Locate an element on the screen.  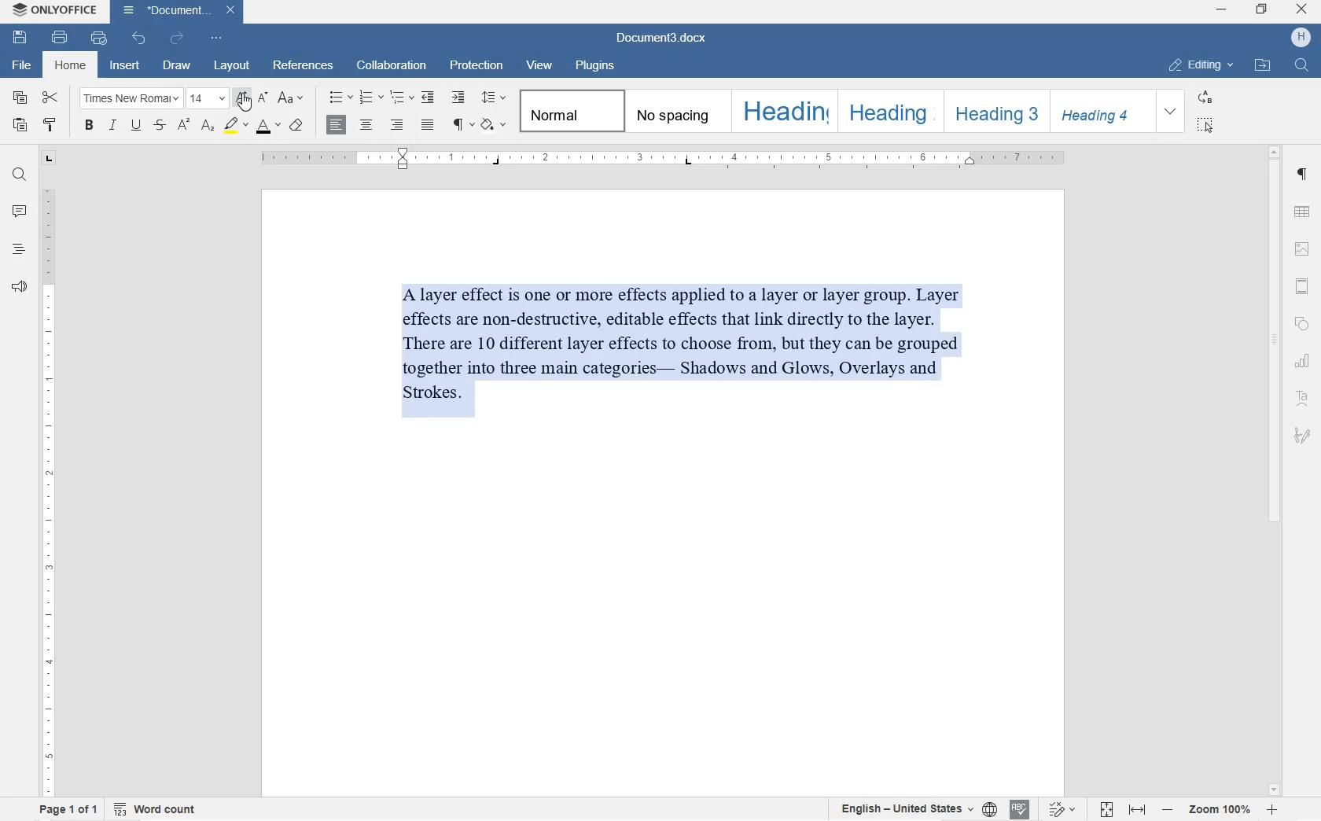
MINIMIZE is located at coordinates (1221, 10).